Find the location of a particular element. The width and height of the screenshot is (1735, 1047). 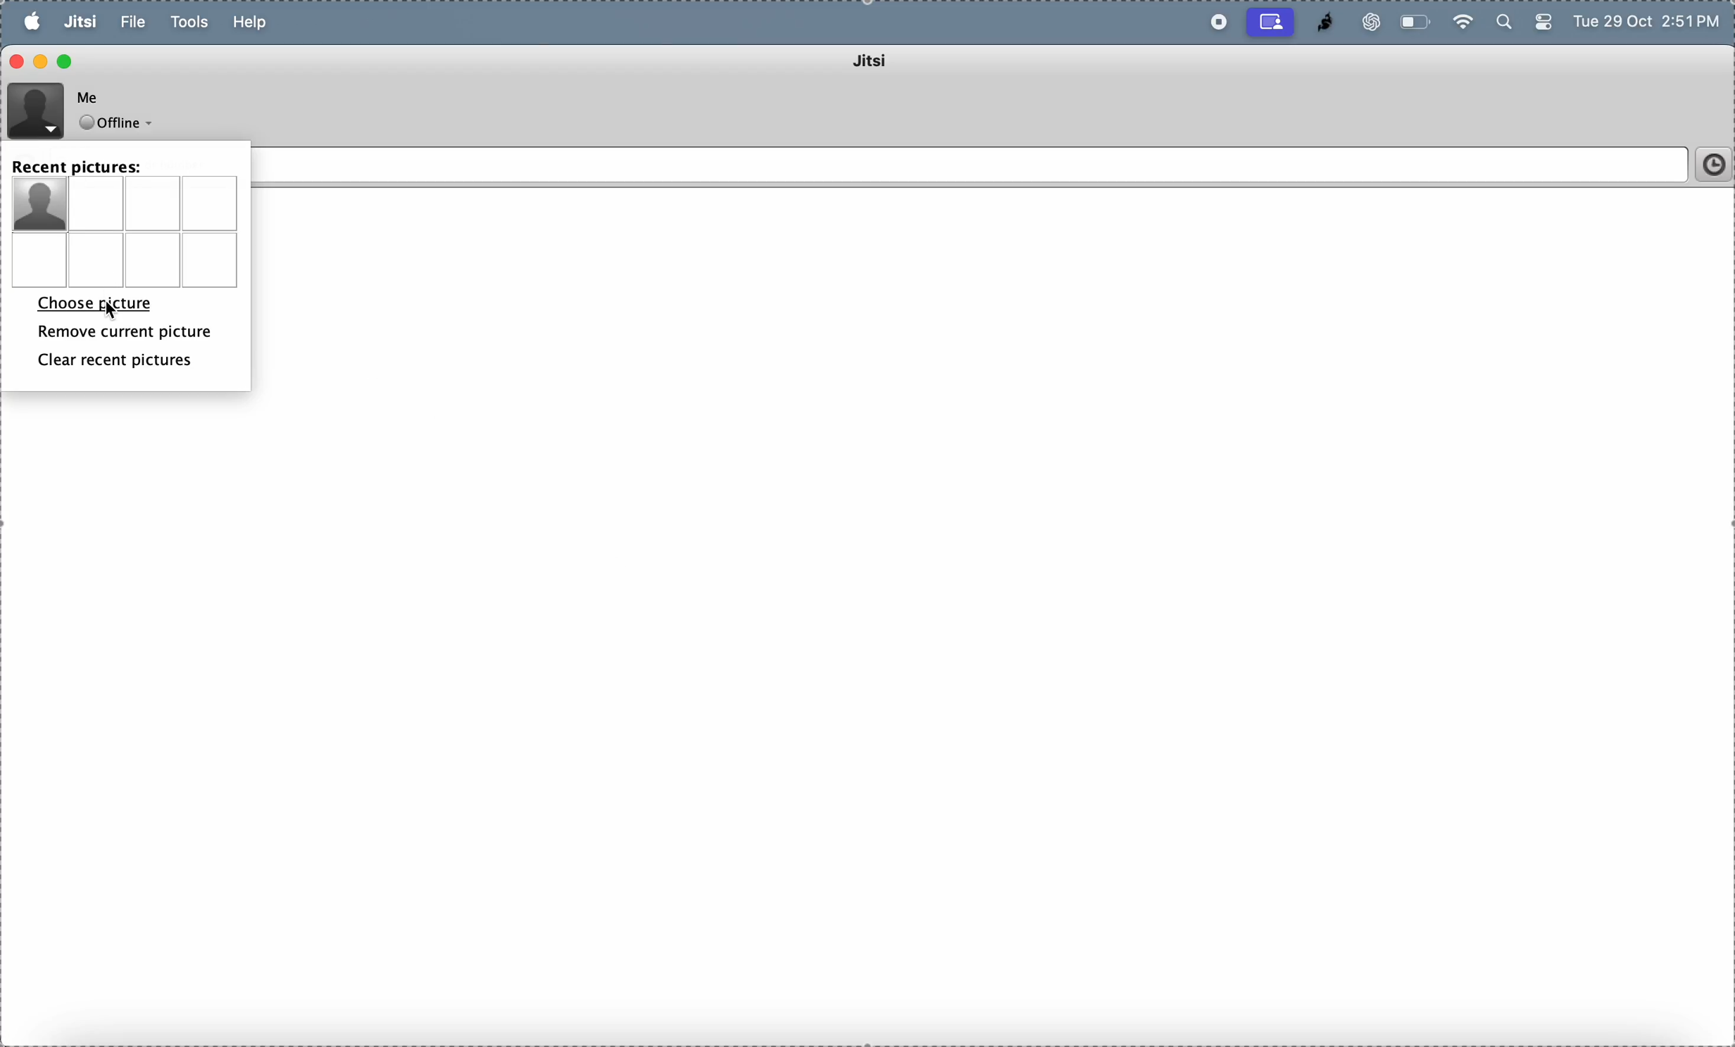

battery is located at coordinates (1417, 22).